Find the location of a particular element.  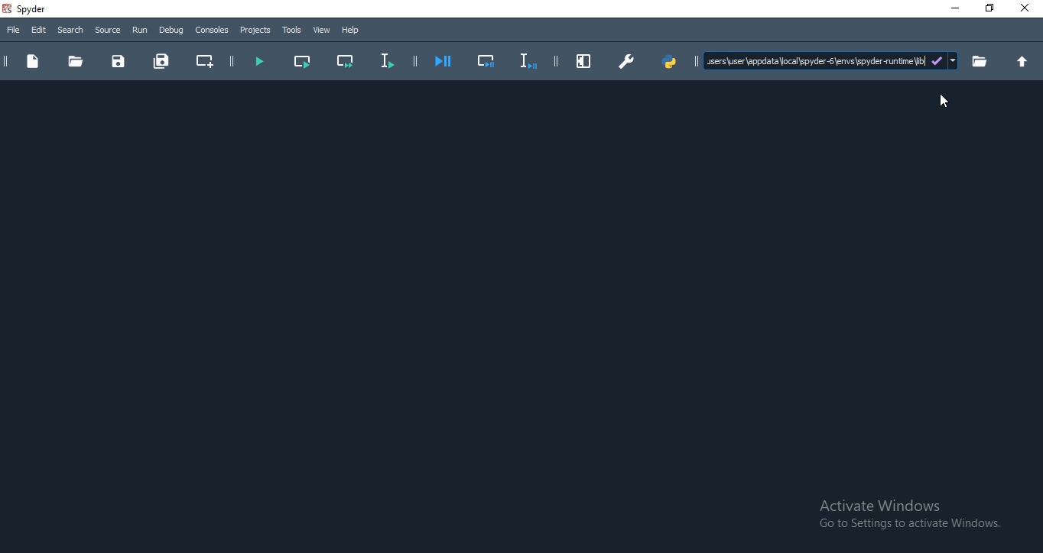

up folder is located at coordinates (1025, 62).